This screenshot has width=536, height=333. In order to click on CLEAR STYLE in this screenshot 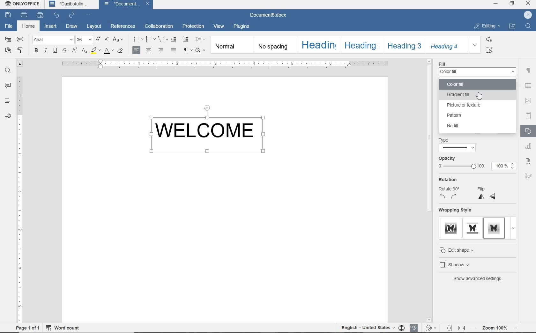, I will do `click(200, 50)`.